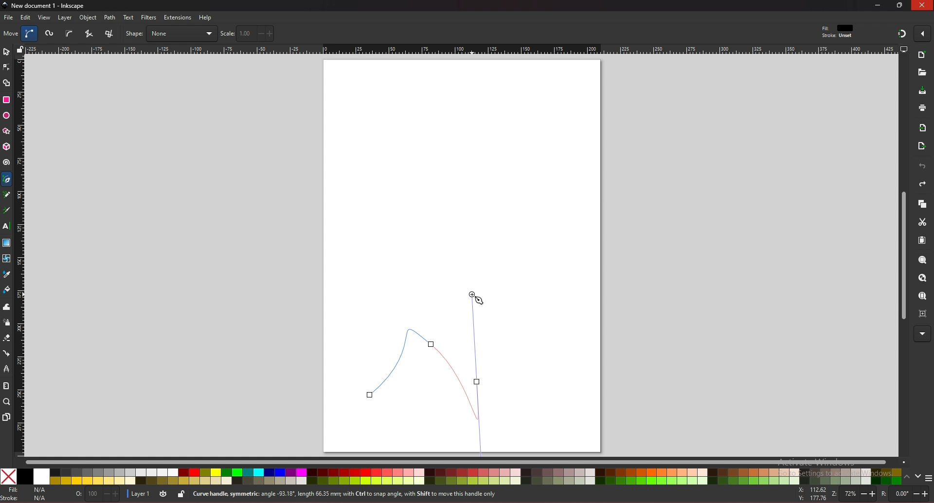  I want to click on redo, so click(922, 184).